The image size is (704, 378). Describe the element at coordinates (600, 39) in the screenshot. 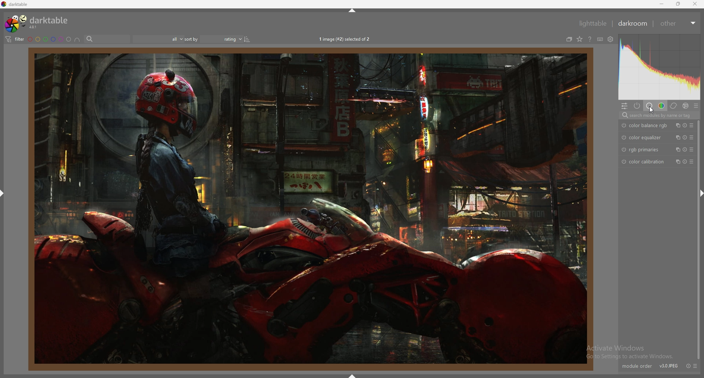

I see `shortcuts` at that location.